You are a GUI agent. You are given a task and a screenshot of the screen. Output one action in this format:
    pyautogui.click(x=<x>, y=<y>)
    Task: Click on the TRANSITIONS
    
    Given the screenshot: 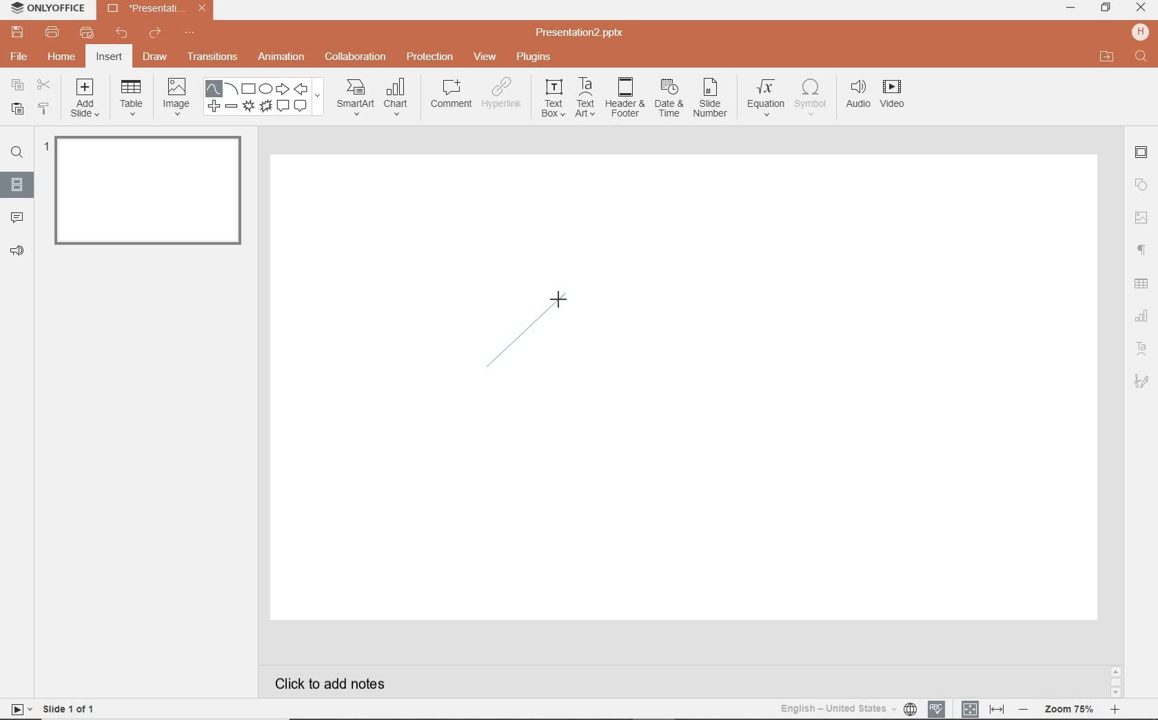 What is the action you would take?
    pyautogui.click(x=214, y=58)
    